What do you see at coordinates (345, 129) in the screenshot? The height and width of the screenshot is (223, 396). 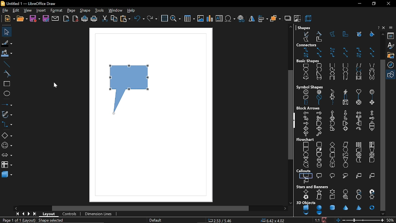 I see `4 way arrow callout` at bounding box center [345, 129].